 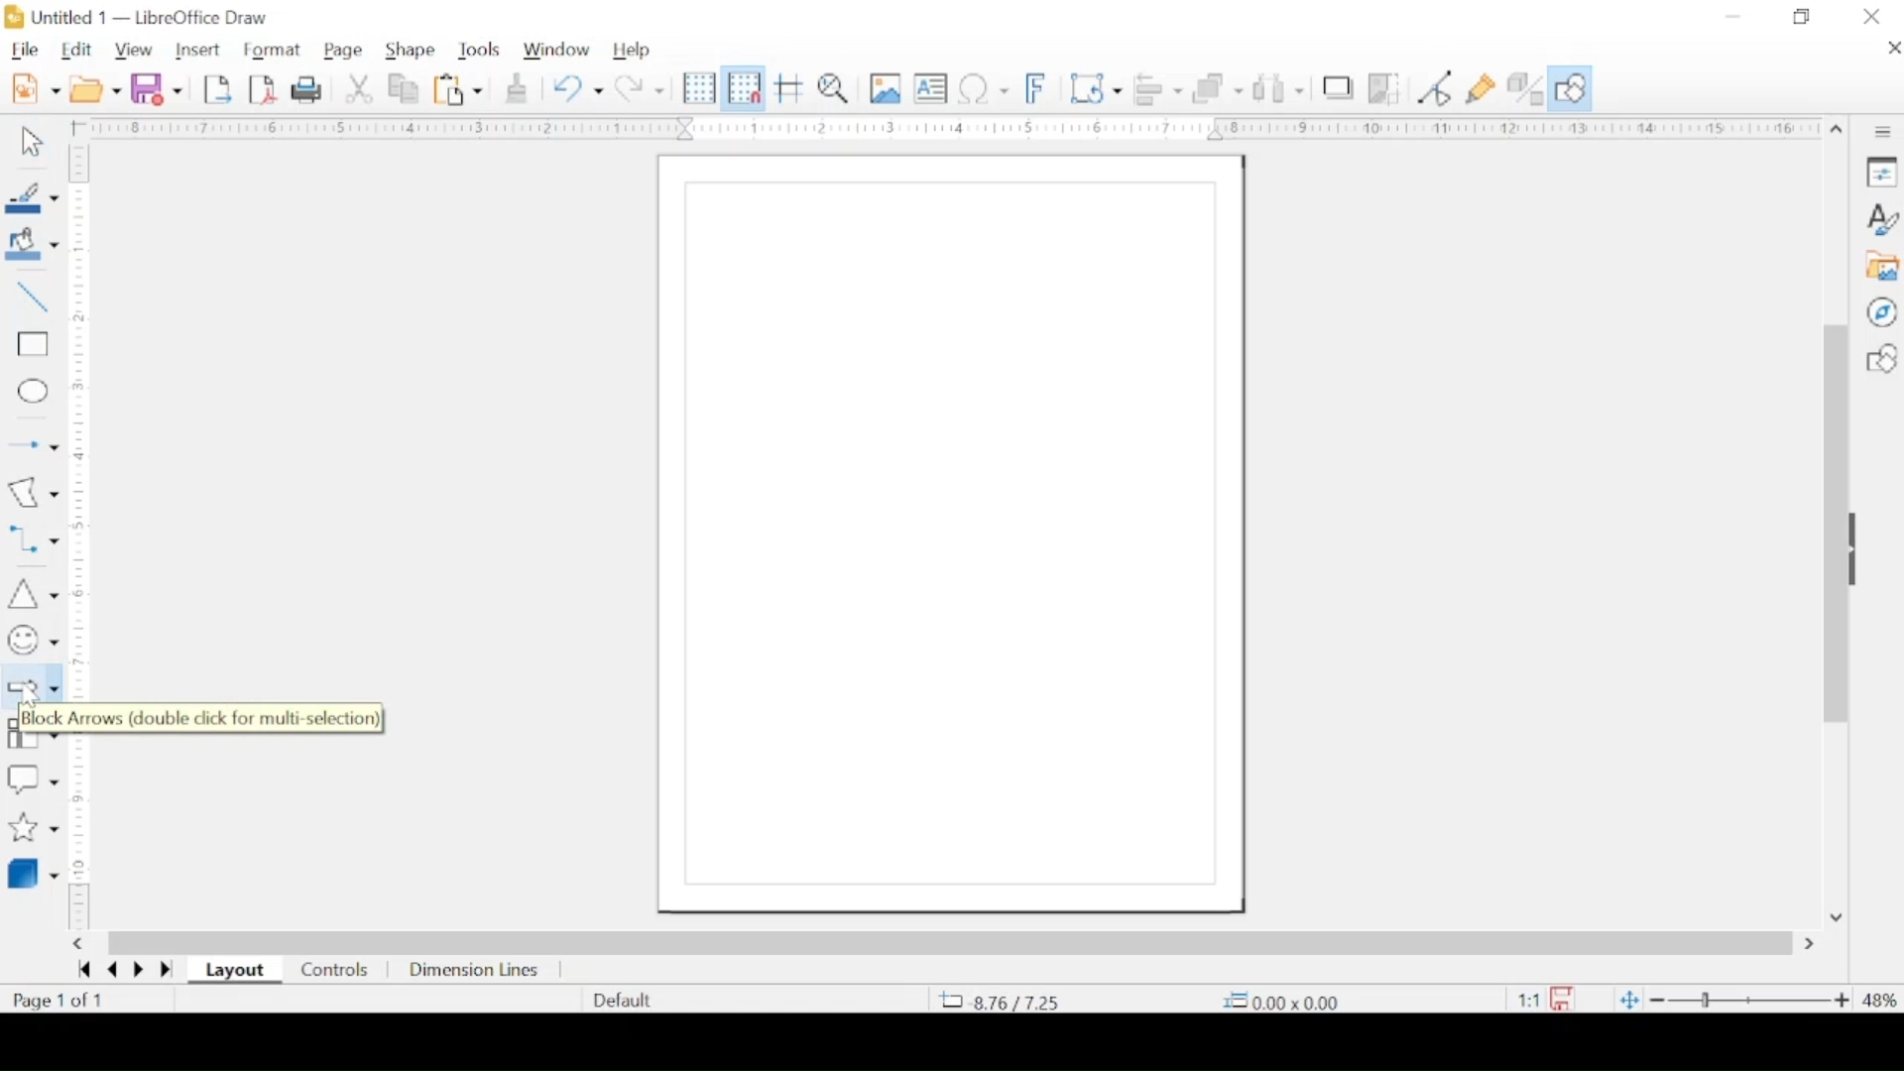 I want to click on 3d object, so click(x=35, y=873).